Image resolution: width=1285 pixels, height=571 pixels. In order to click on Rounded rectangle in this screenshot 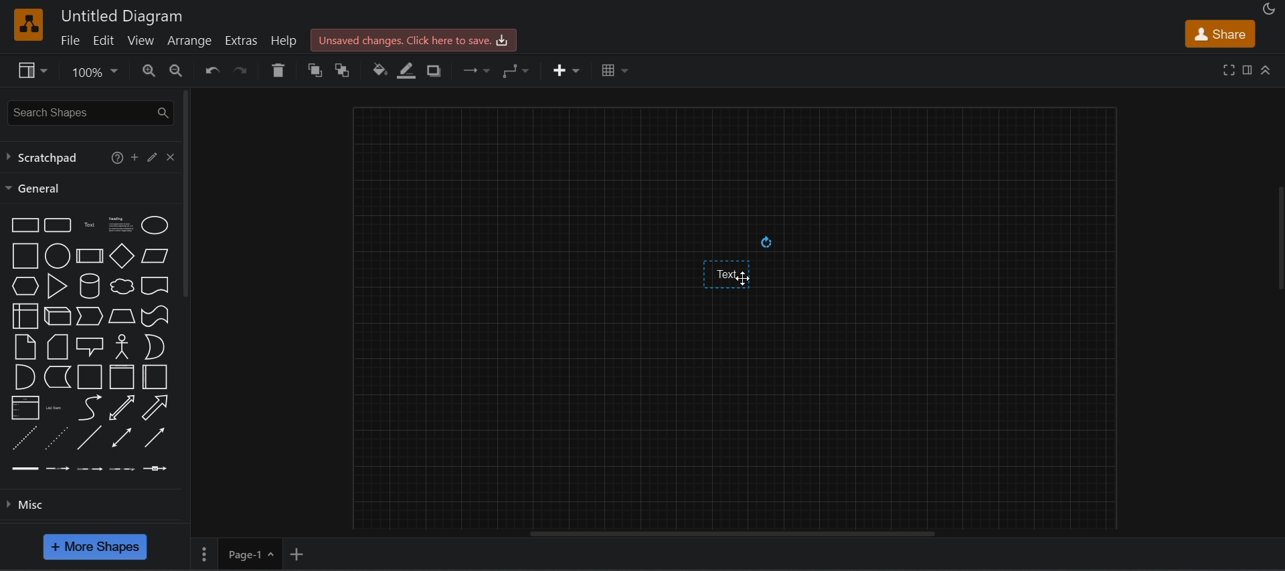, I will do `click(58, 225)`.